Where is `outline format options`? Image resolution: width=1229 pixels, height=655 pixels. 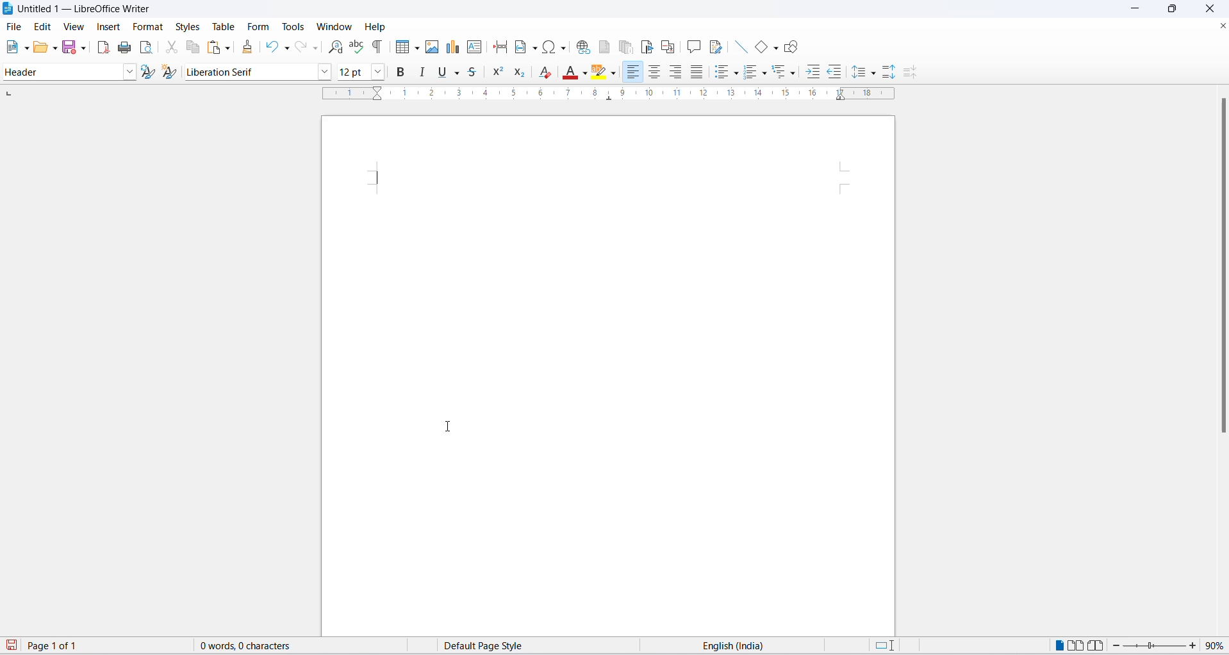
outline format options is located at coordinates (793, 74).